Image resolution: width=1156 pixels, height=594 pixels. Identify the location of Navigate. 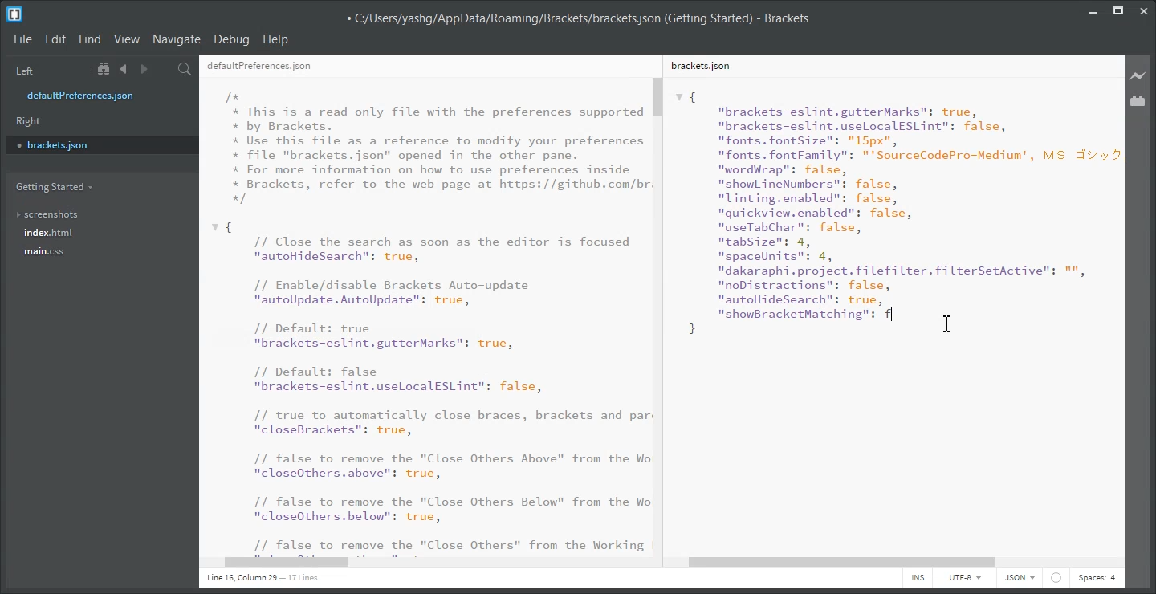
(177, 39).